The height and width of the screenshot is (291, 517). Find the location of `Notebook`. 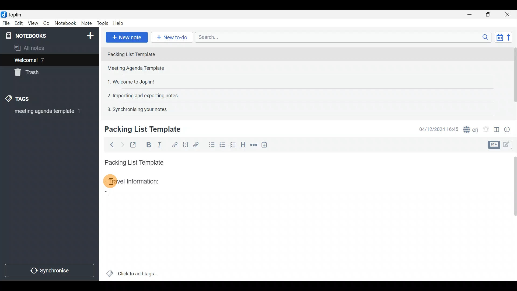

Notebook is located at coordinates (65, 24).